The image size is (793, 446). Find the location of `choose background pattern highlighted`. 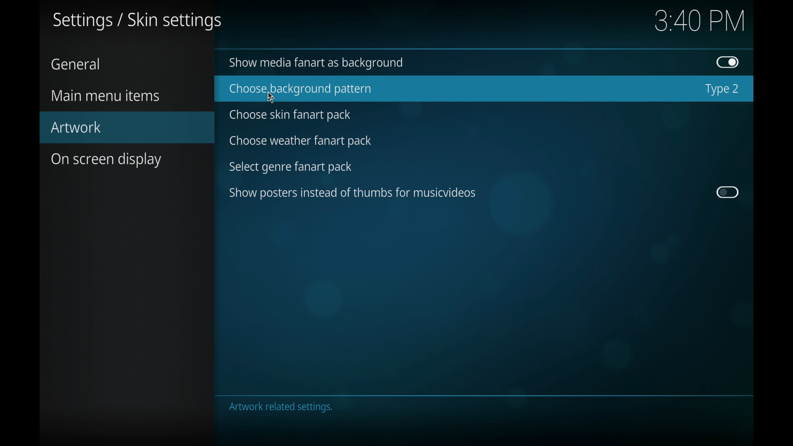

choose background pattern highlighted is located at coordinates (482, 89).